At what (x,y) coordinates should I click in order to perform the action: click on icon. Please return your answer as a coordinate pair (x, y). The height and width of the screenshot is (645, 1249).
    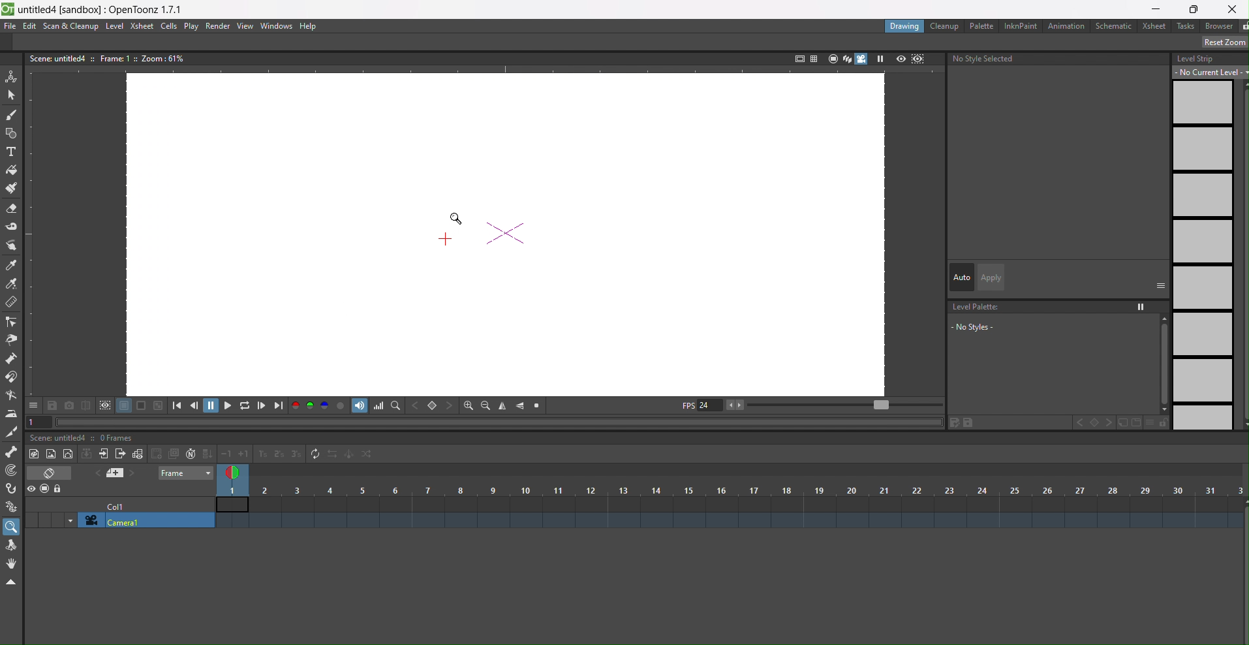
    Looking at the image, I should click on (86, 455).